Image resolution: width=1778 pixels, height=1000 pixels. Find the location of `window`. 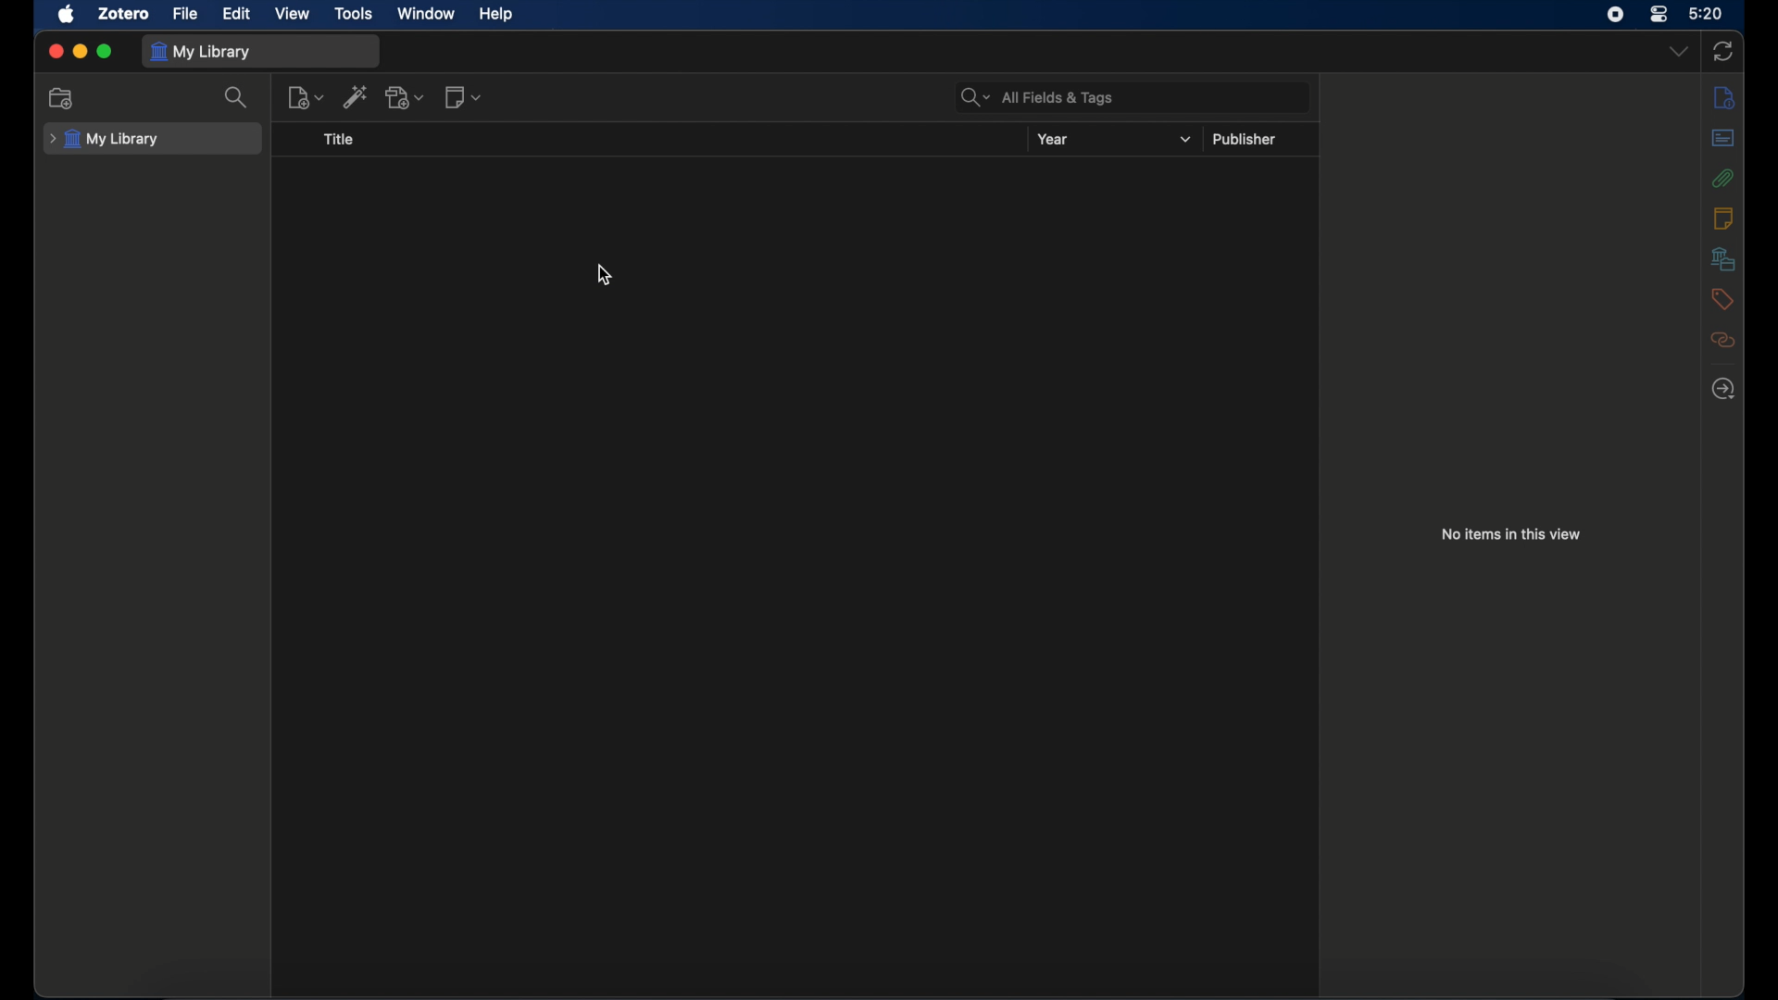

window is located at coordinates (426, 14).